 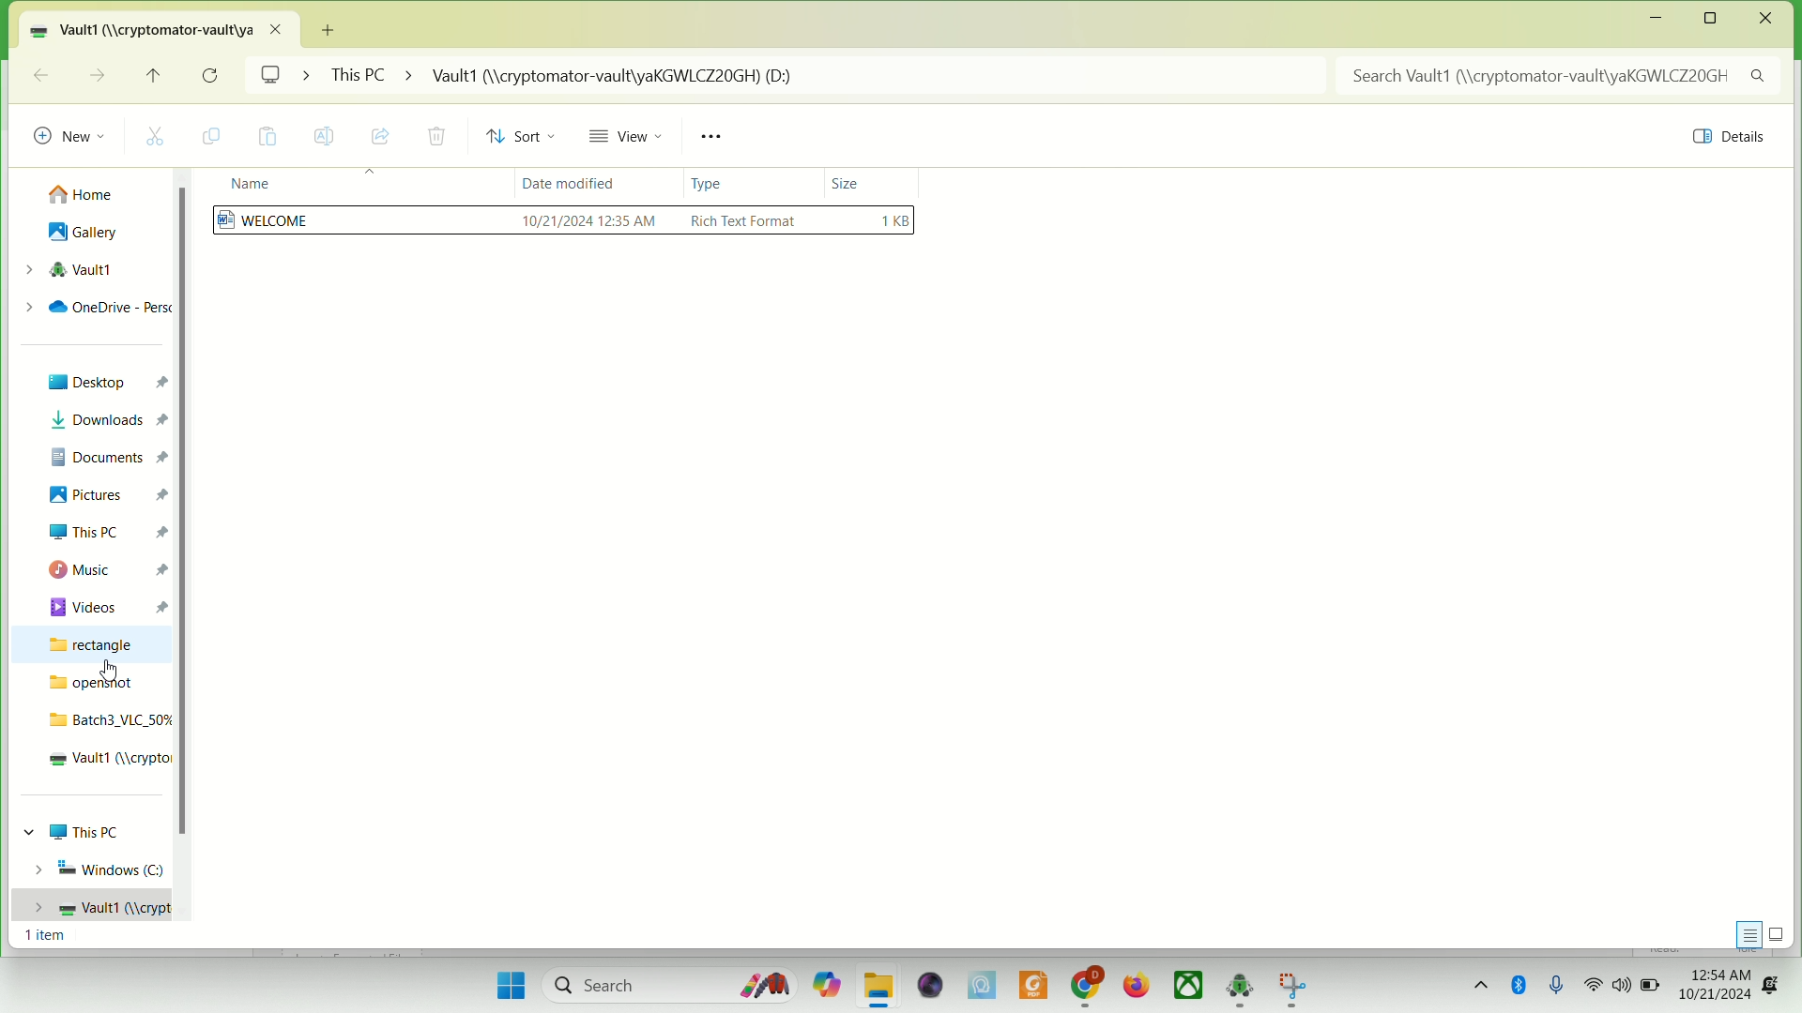 I want to click on vertical scroll bar, so click(x=183, y=558).